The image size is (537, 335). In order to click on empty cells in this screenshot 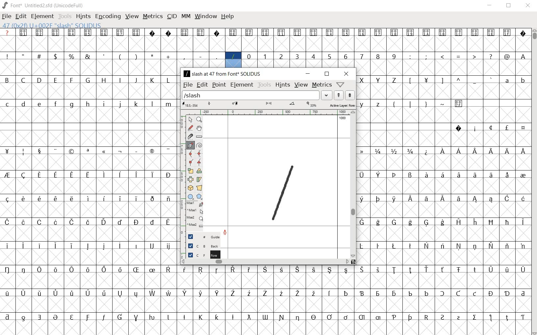, I will do `click(264, 280)`.